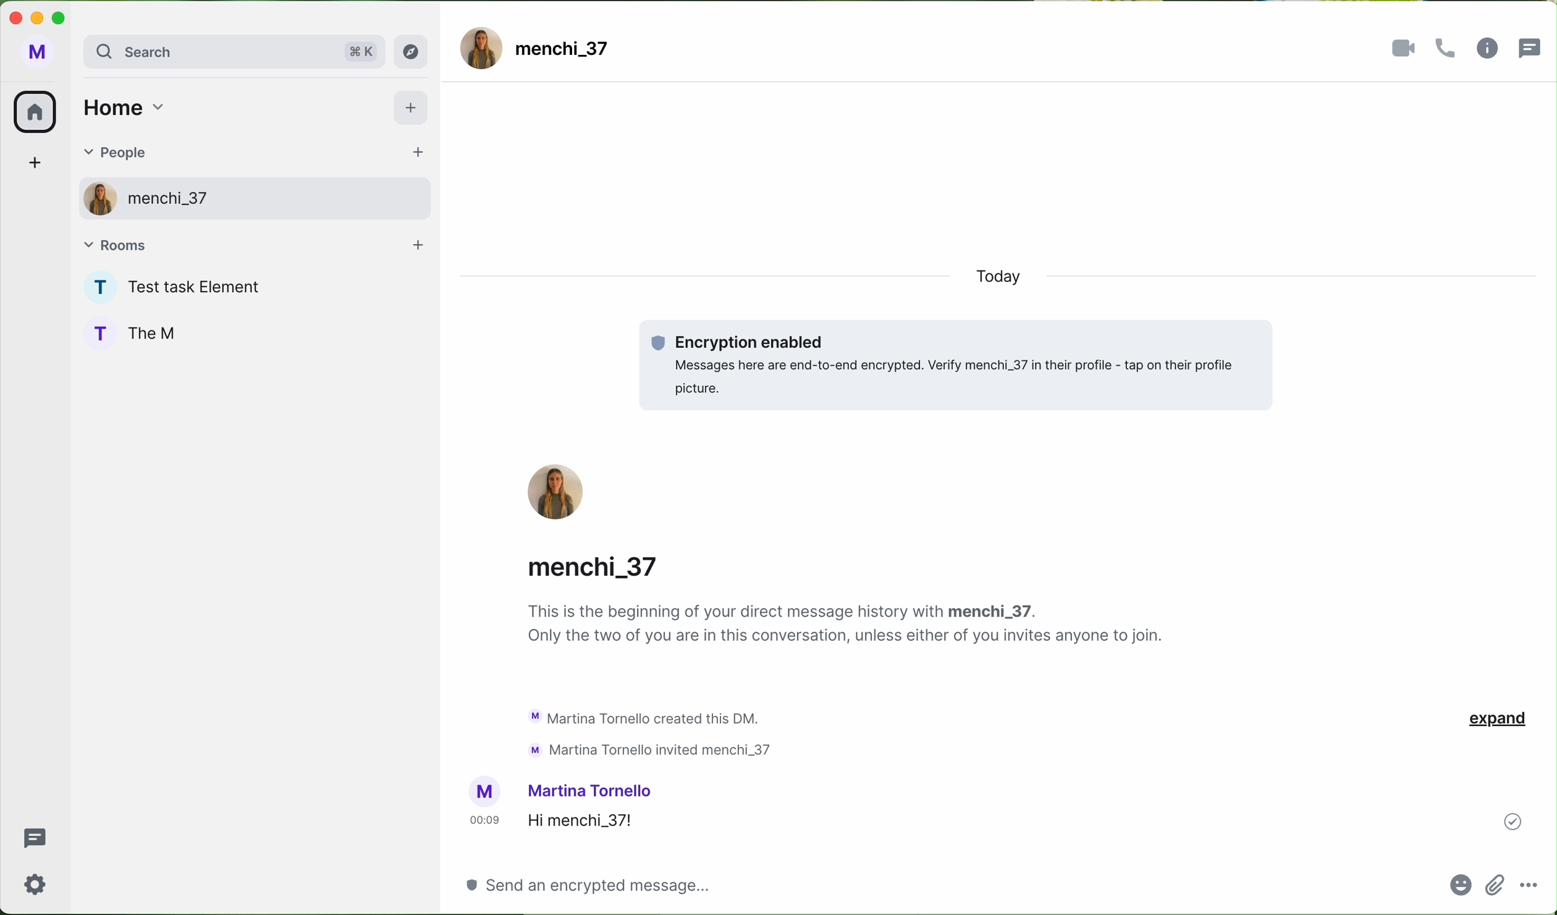 The height and width of the screenshot is (915, 1557). I want to click on sent, so click(1512, 822).